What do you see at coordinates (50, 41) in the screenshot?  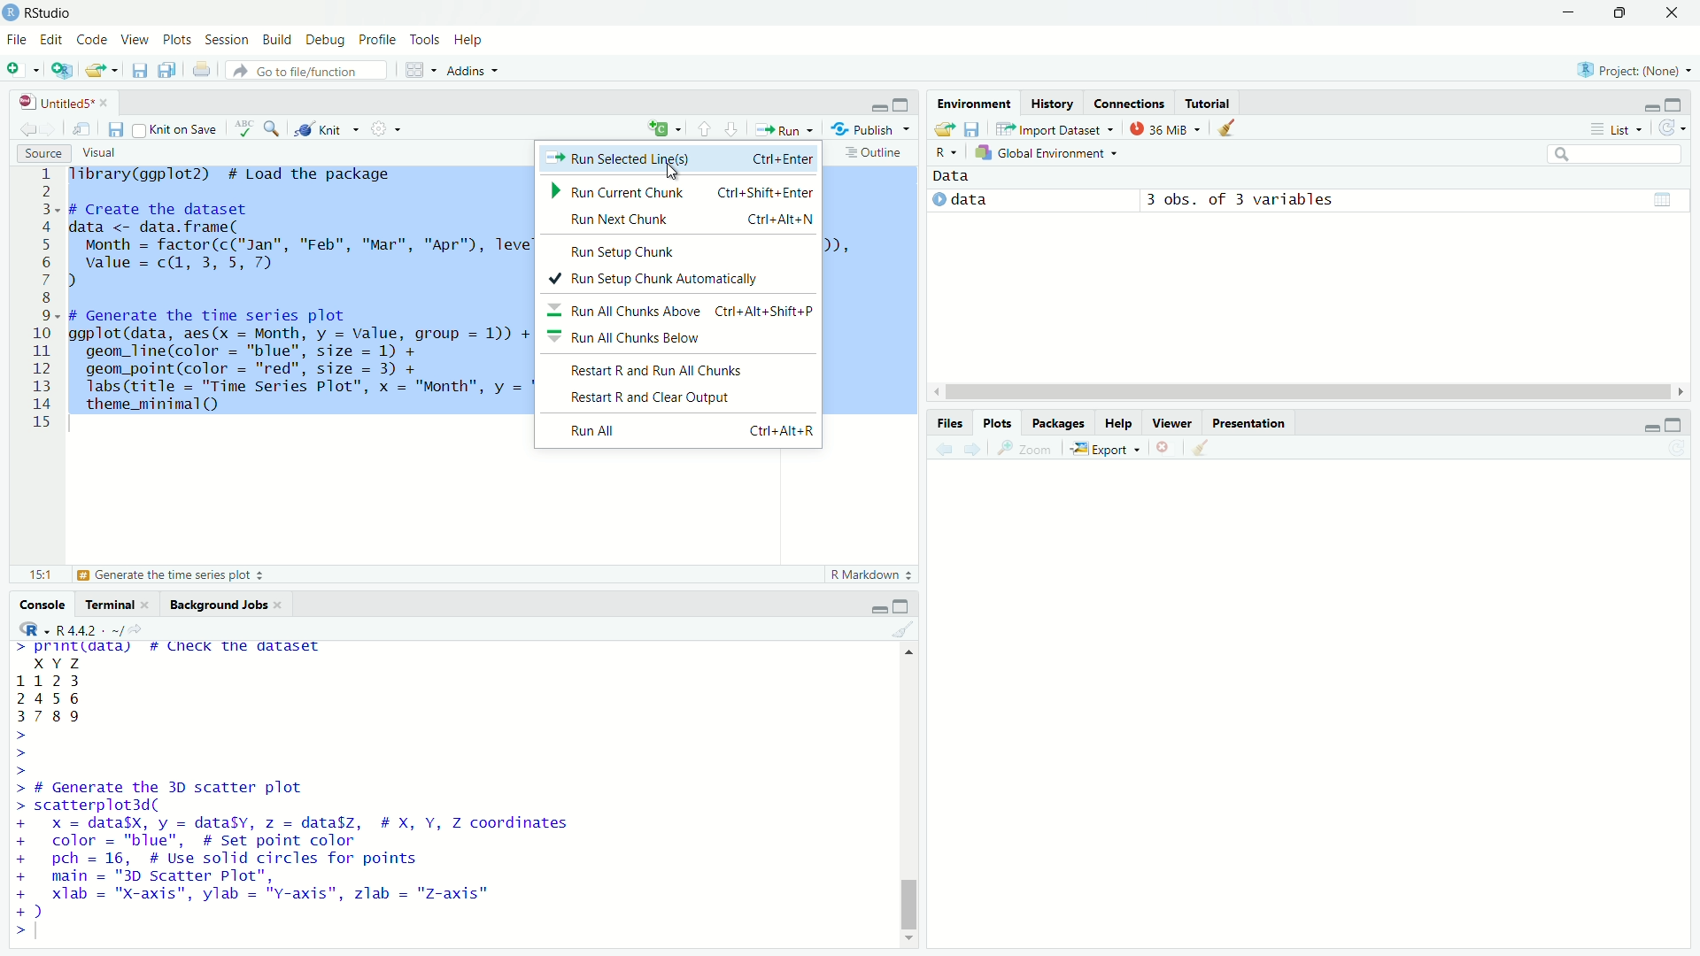 I see `edit` at bounding box center [50, 41].